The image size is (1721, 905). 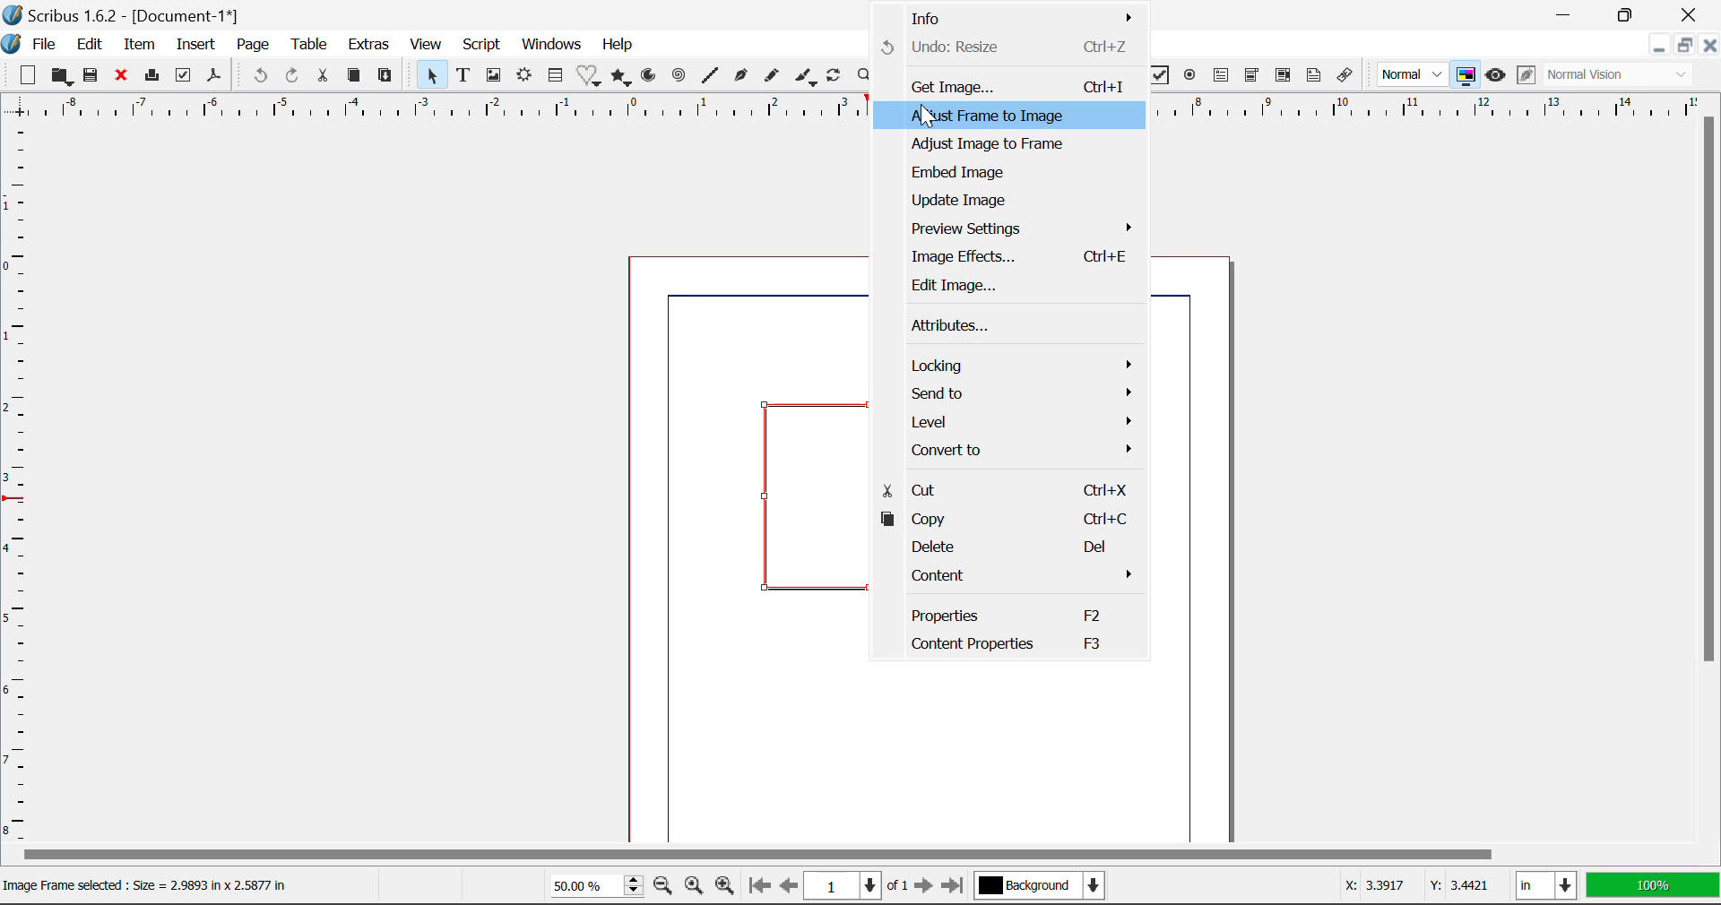 What do you see at coordinates (259, 75) in the screenshot?
I see `Undo` at bounding box center [259, 75].